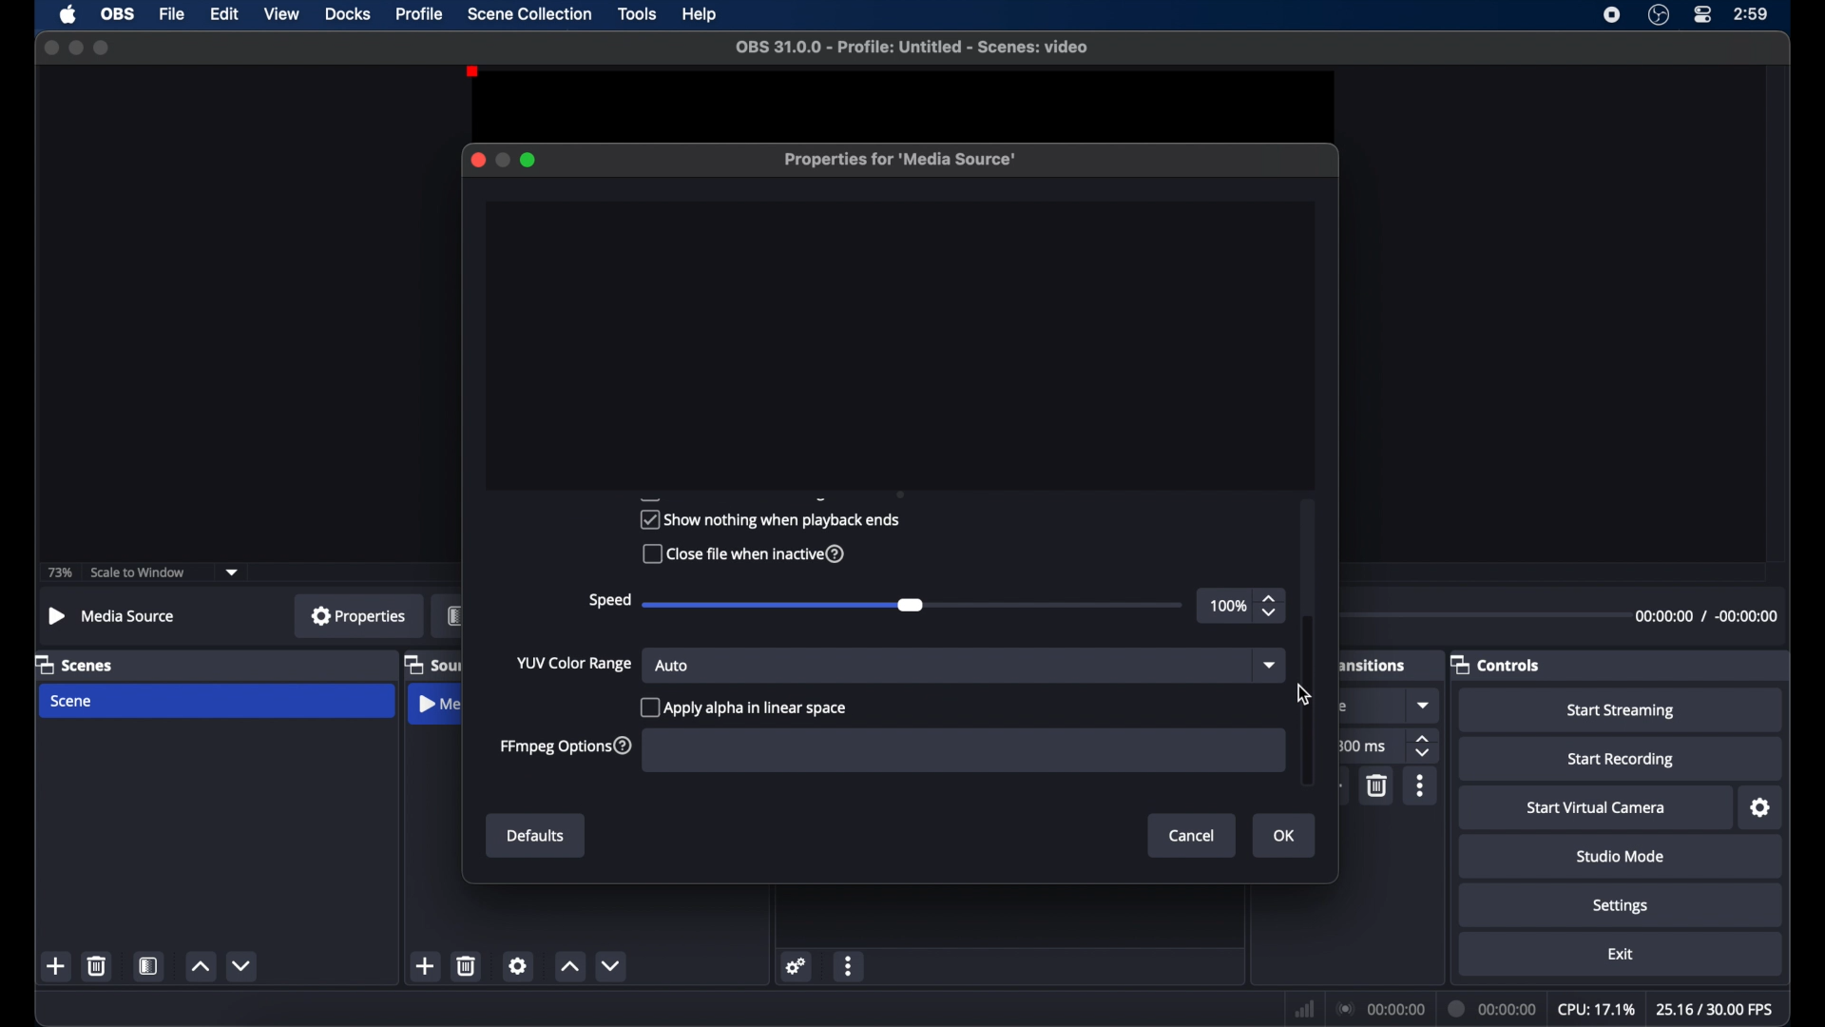 The width and height of the screenshot is (1825, 1027). What do you see at coordinates (1701, 15) in the screenshot?
I see `control center` at bounding box center [1701, 15].